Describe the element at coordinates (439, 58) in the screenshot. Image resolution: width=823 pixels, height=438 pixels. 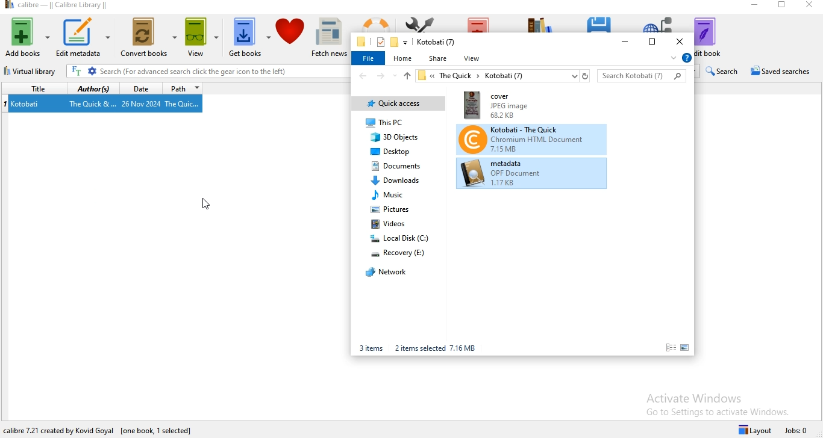
I see `share` at that location.